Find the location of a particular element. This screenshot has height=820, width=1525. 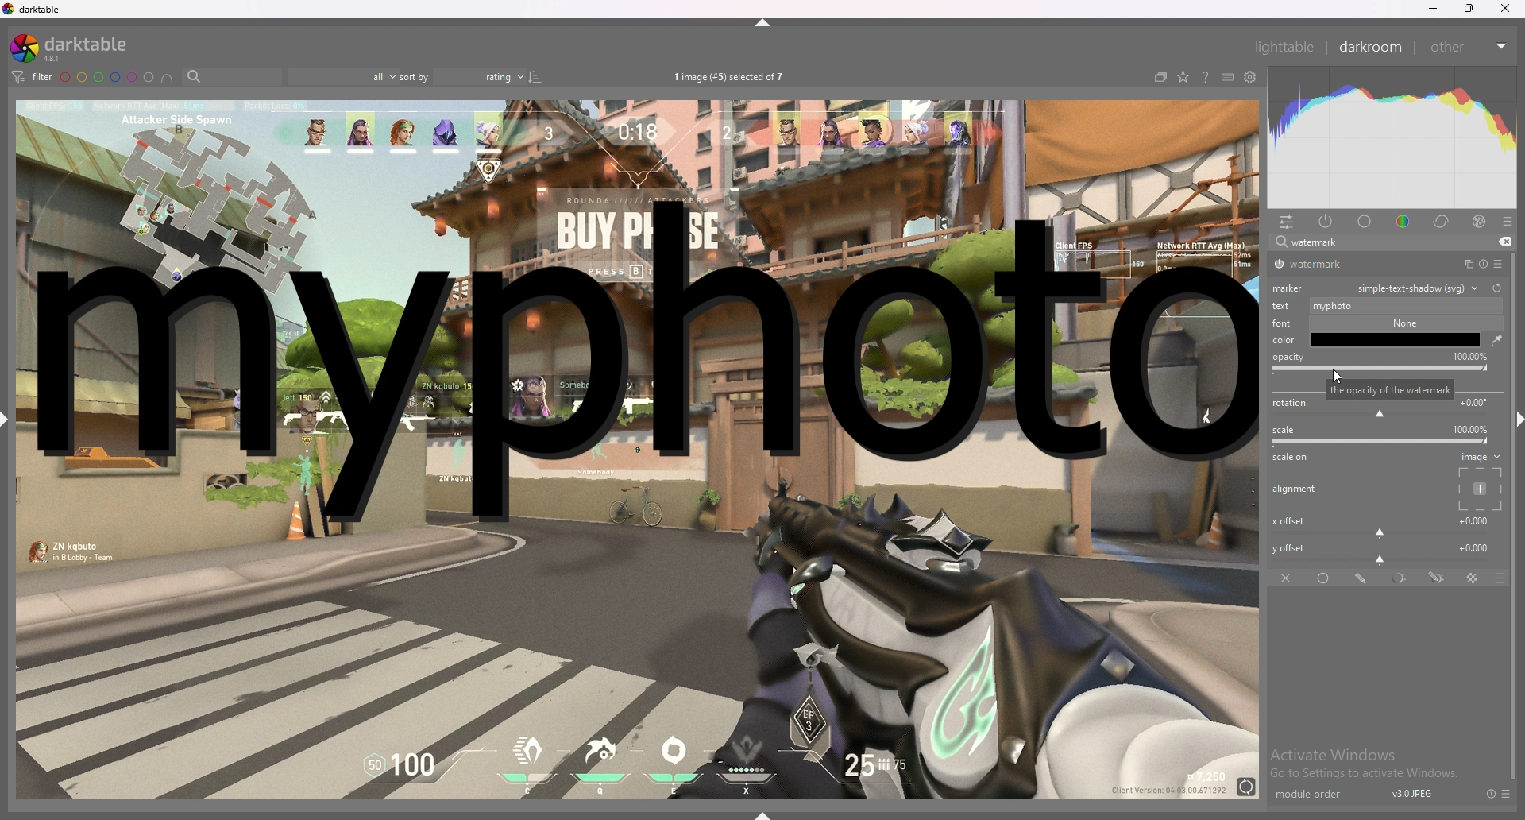

lighttable is located at coordinates (1284, 46).